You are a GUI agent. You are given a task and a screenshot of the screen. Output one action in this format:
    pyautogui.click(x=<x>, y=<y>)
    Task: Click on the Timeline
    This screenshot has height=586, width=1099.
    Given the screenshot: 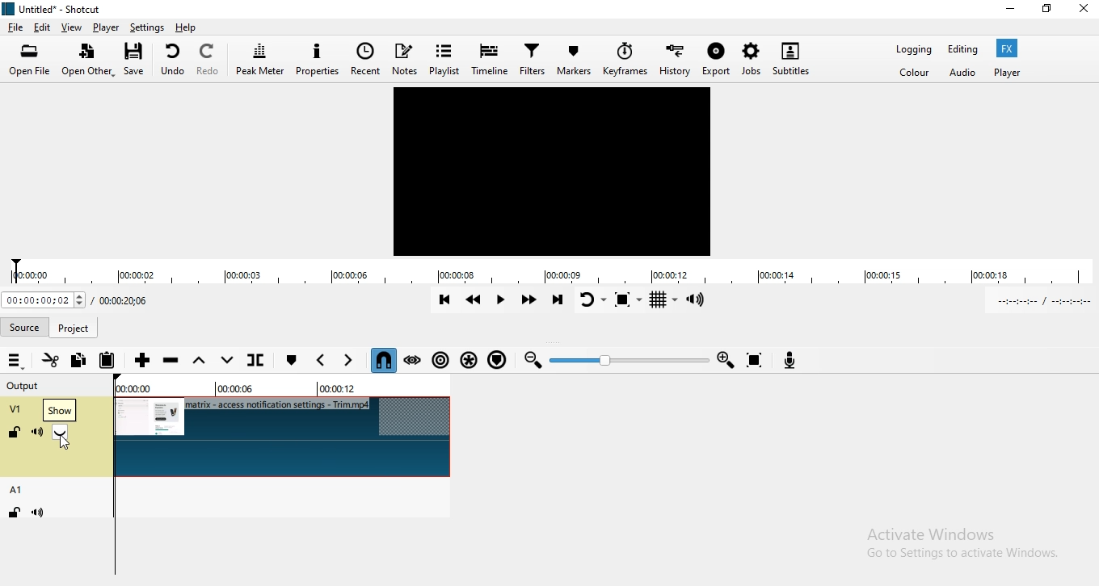 What is the action you would take?
    pyautogui.click(x=491, y=58)
    